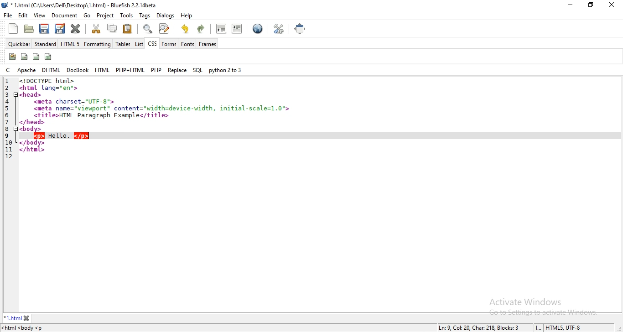  I want to click on dhtml, so click(51, 70).